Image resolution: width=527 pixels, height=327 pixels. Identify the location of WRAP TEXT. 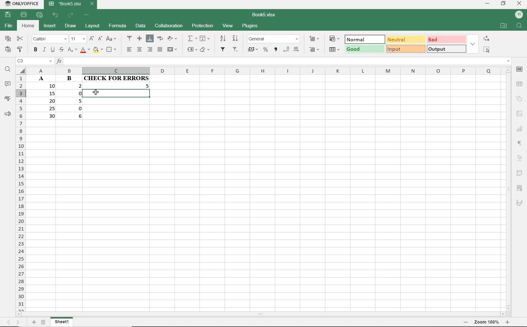
(160, 39).